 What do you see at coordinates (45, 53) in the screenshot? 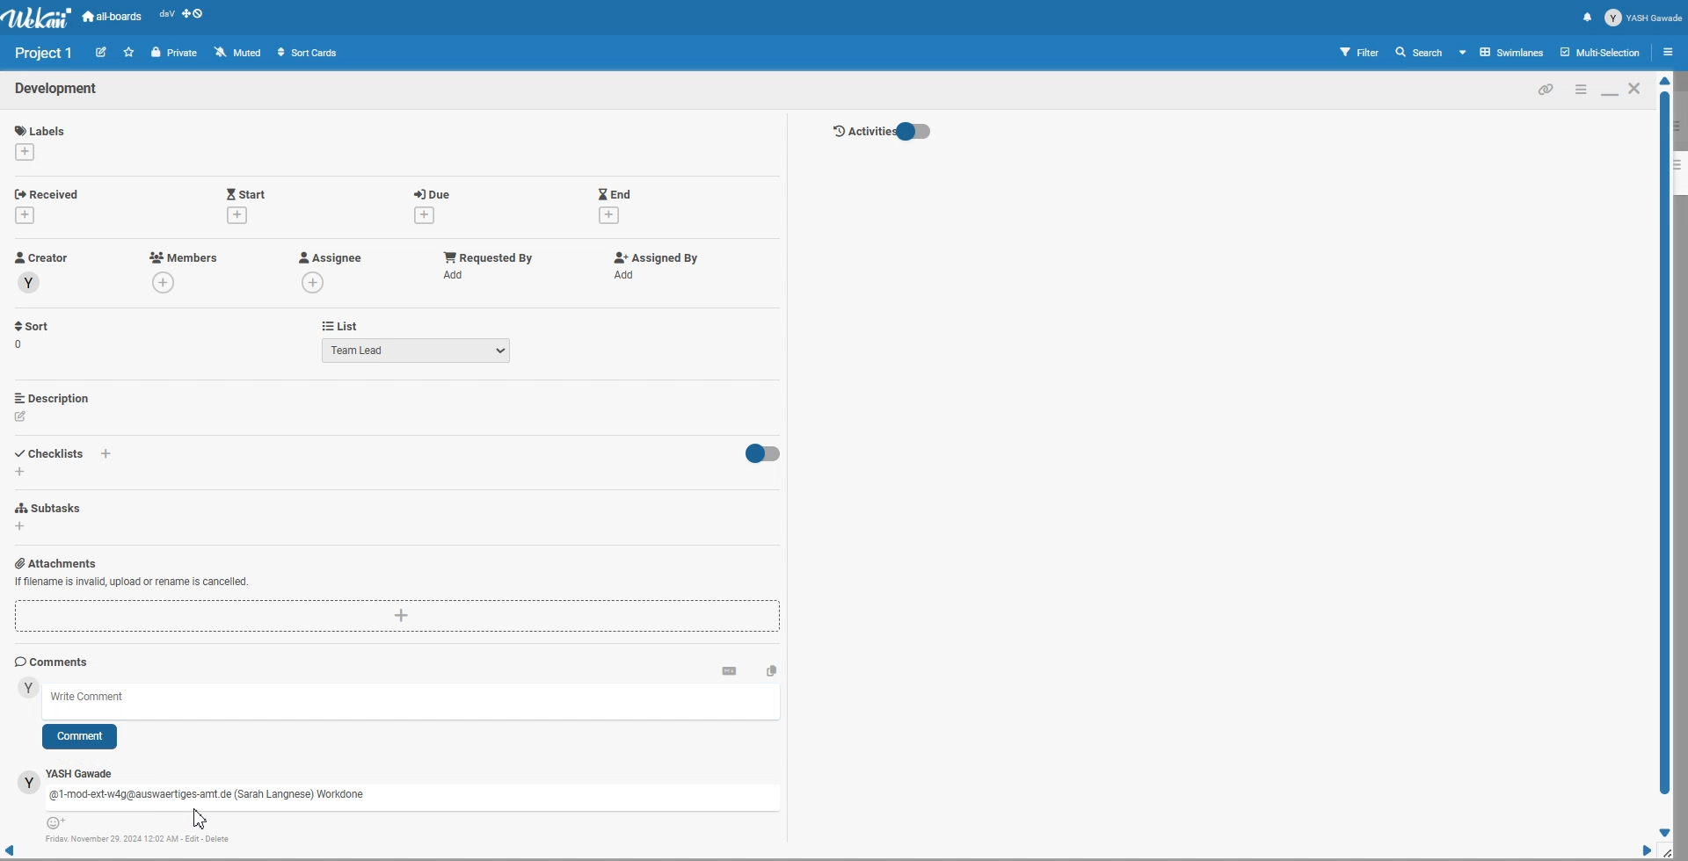
I see `Text` at bounding box center [45, 53].